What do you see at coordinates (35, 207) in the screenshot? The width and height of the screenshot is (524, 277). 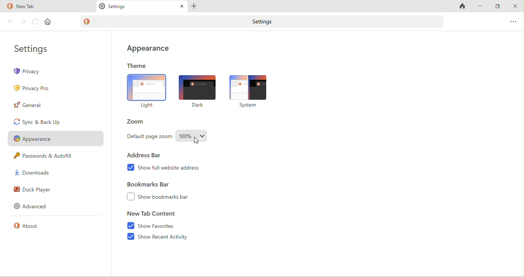 I see `advanced` at bounding box center [35, 207].